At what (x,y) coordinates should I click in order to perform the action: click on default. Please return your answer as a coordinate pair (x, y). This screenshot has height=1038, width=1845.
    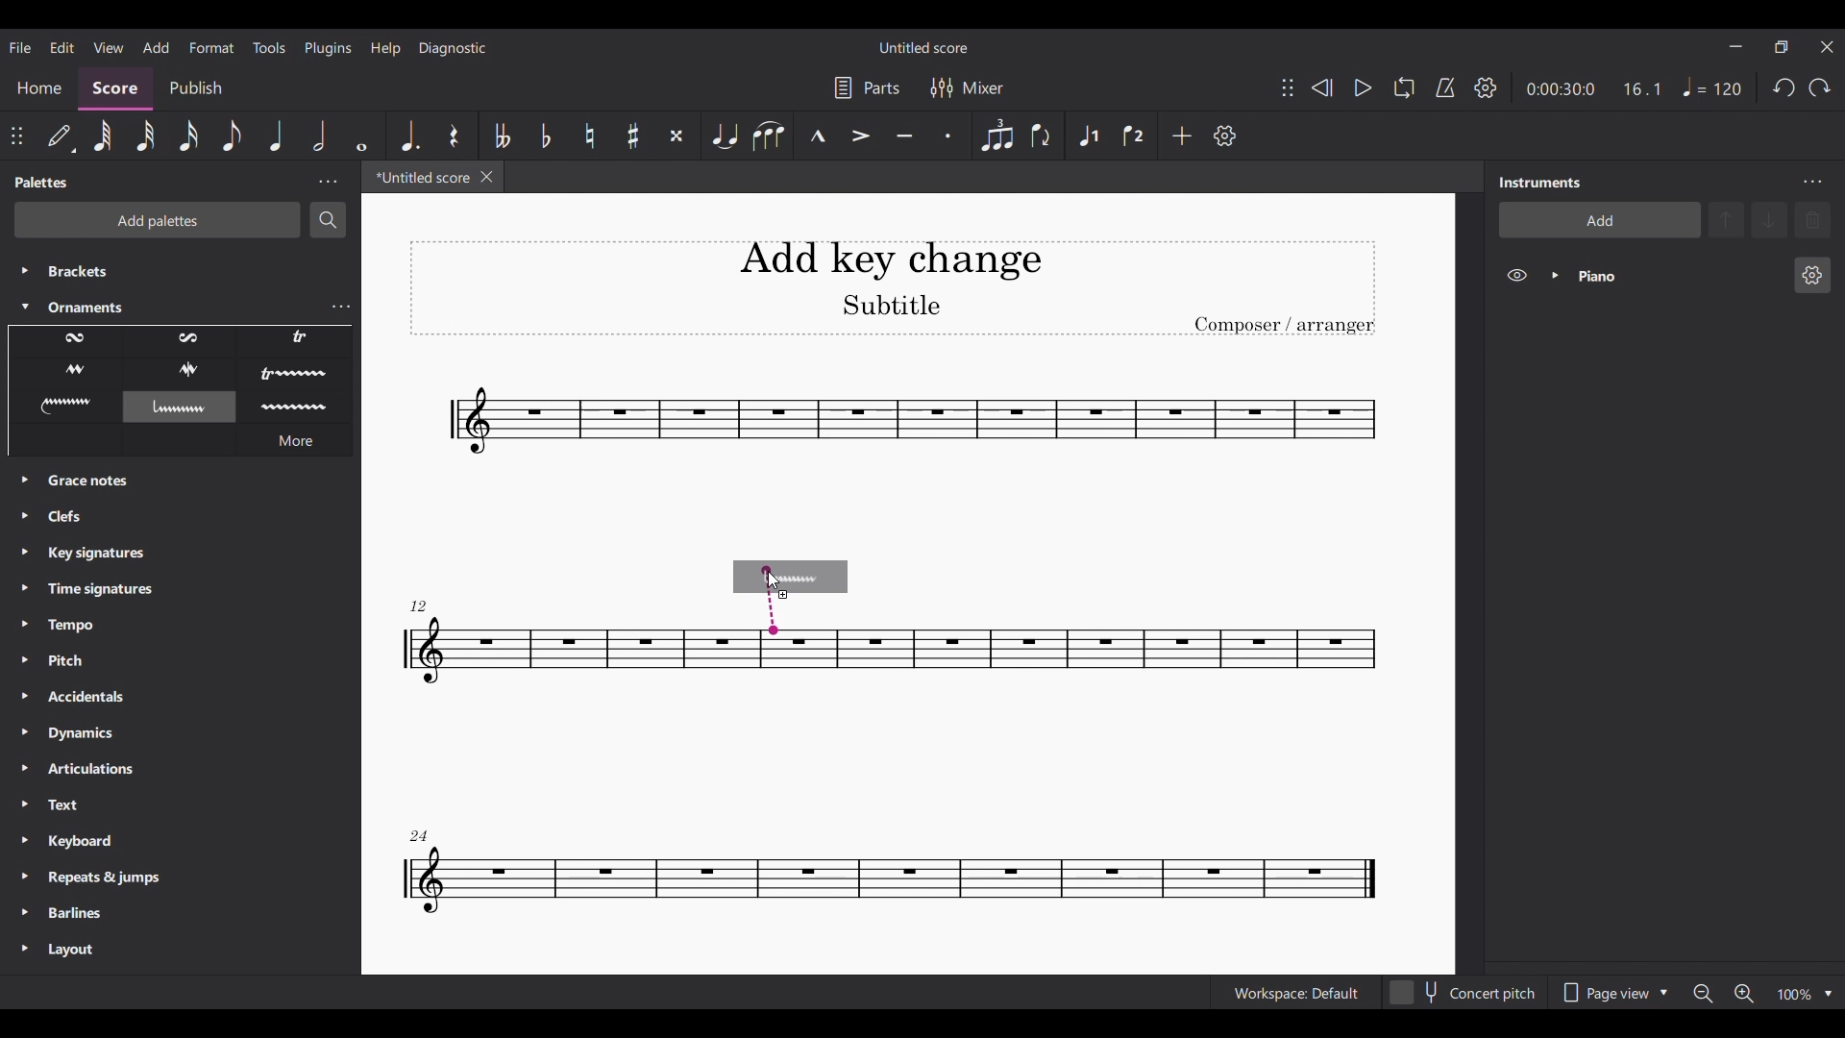
    Looking at the image, I should click on (60, 136).